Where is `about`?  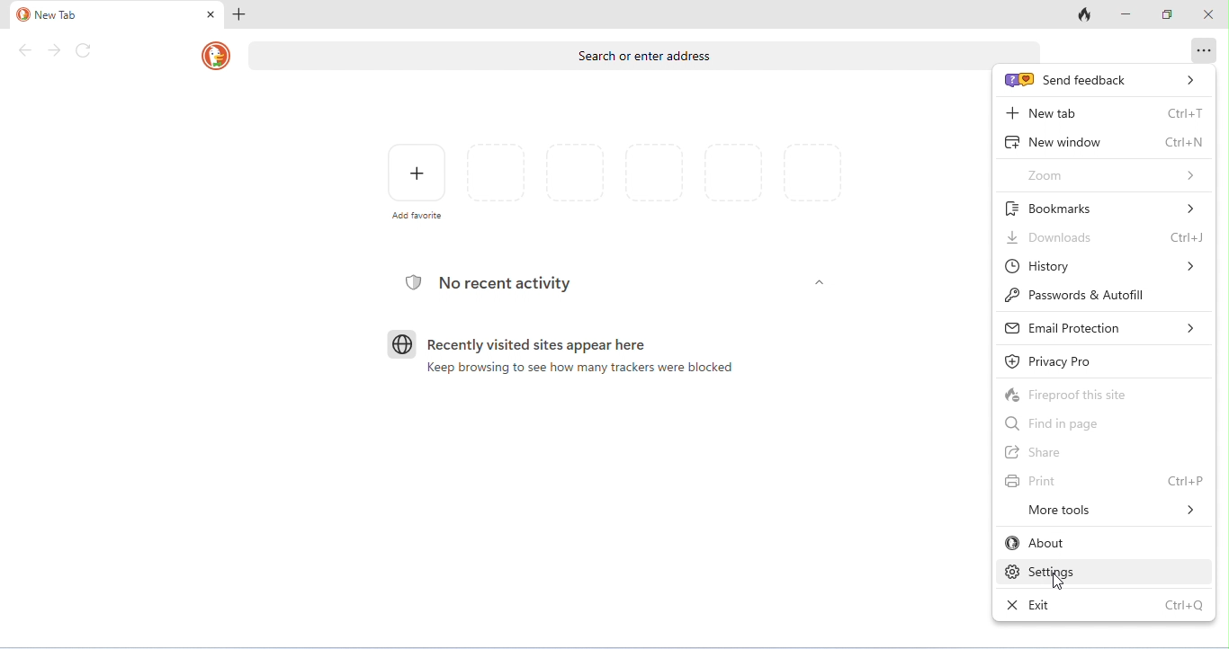 about is located at coordinates (1104, 543).